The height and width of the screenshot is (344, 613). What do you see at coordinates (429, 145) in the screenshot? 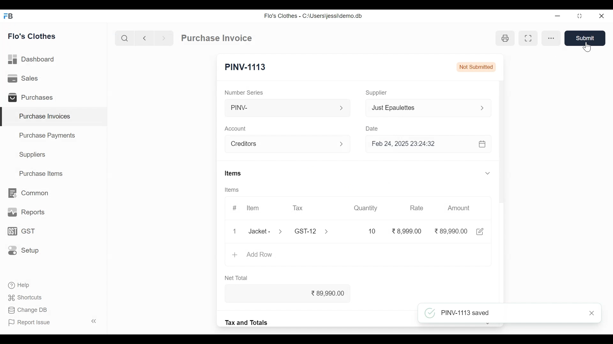
I see `Feb 24, 2025 23:24:32` at bounding box center [429, 145].